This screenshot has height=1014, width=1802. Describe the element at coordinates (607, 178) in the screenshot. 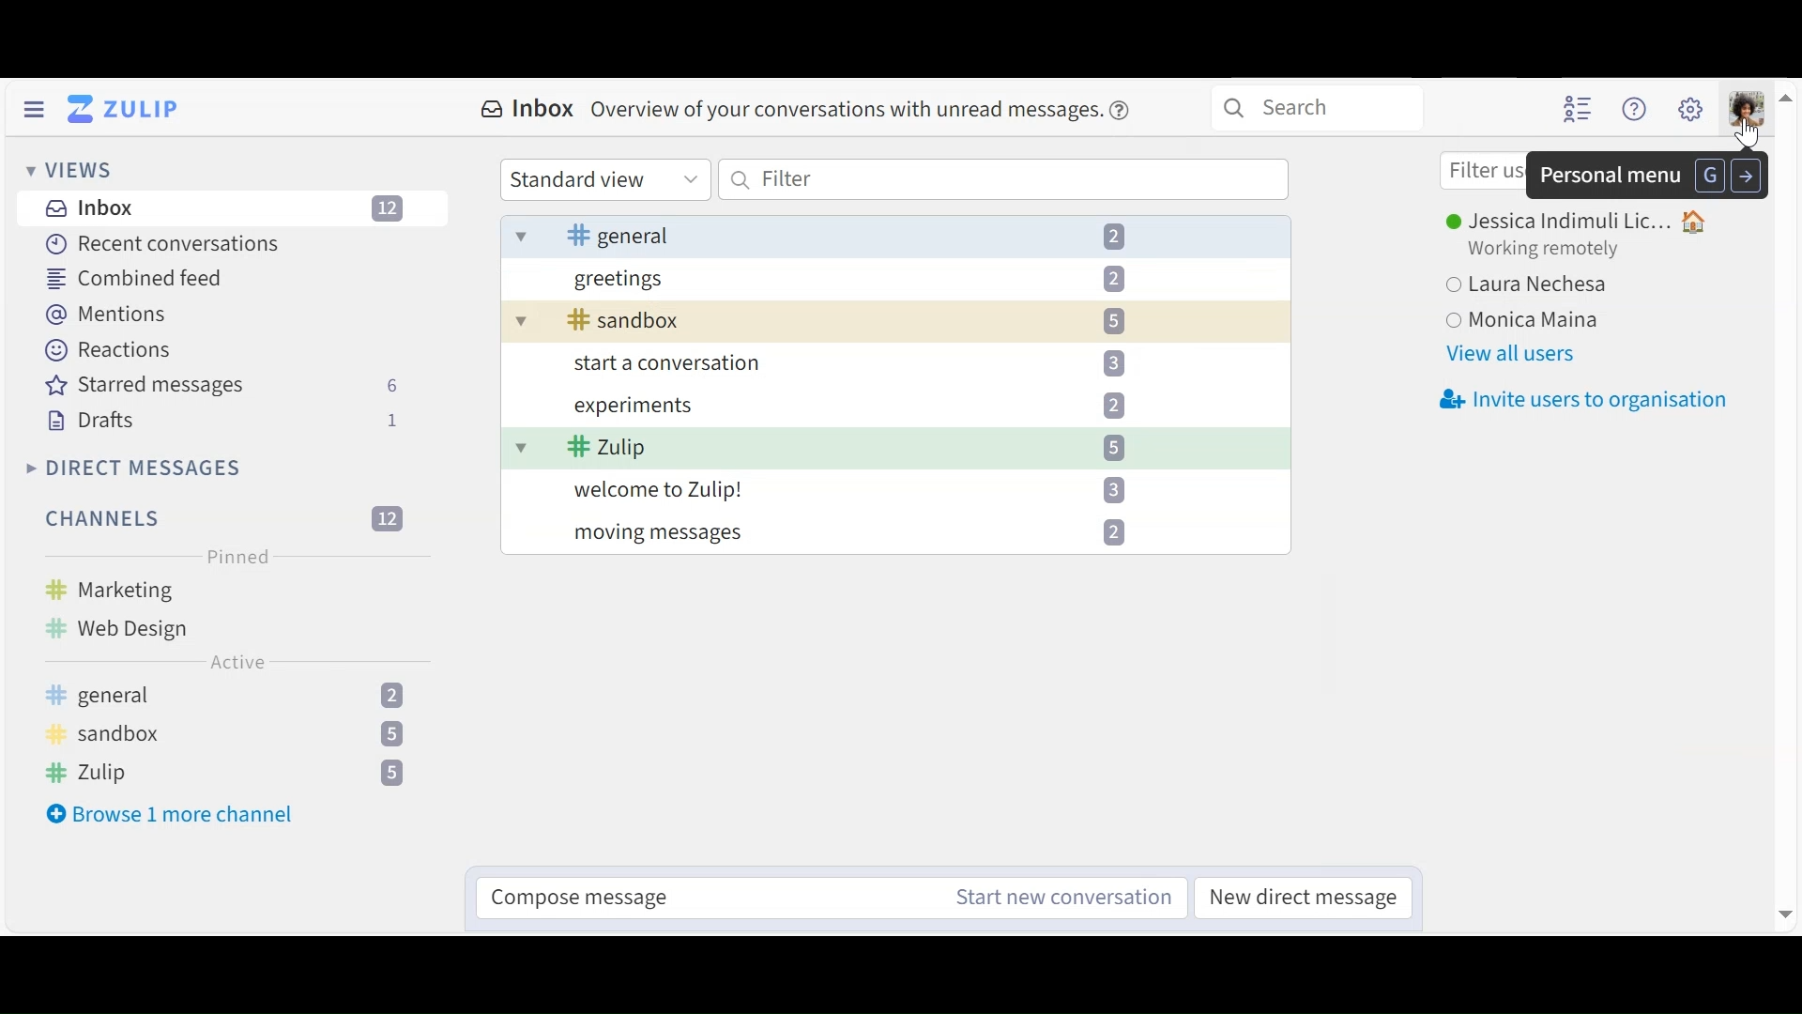

I see `Standard View` at that location.